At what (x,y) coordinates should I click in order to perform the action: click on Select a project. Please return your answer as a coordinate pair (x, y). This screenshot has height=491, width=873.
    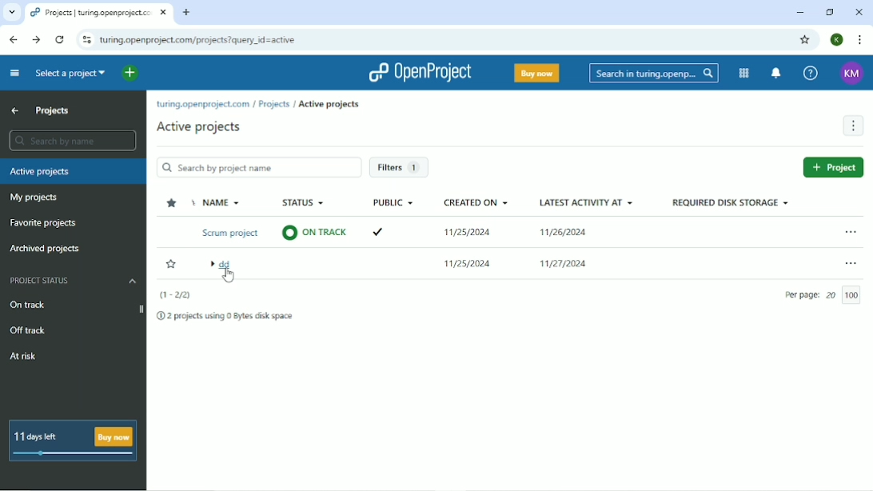
    Looking at the image, I should click on (70, 74).